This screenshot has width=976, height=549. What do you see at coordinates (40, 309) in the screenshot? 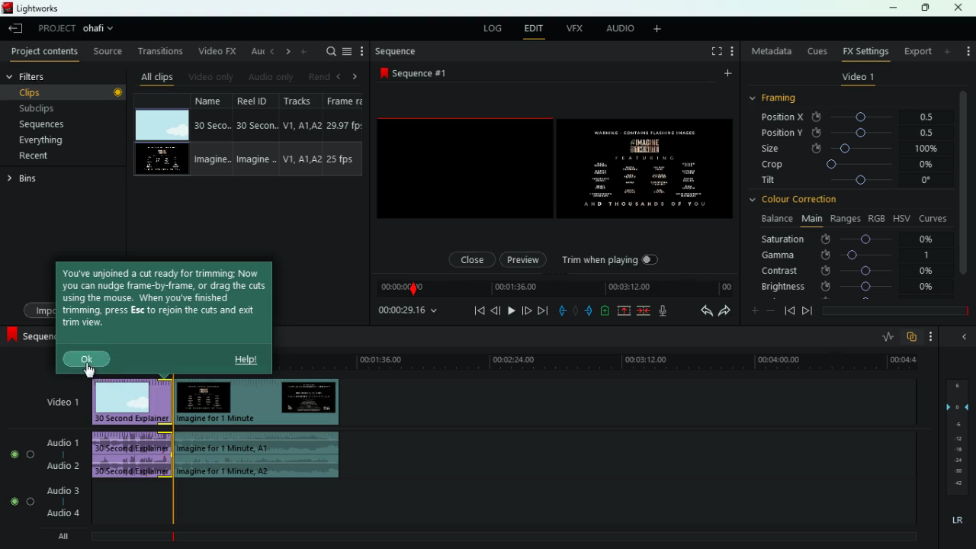
I see `import clips` at bounding box center [40, 309].